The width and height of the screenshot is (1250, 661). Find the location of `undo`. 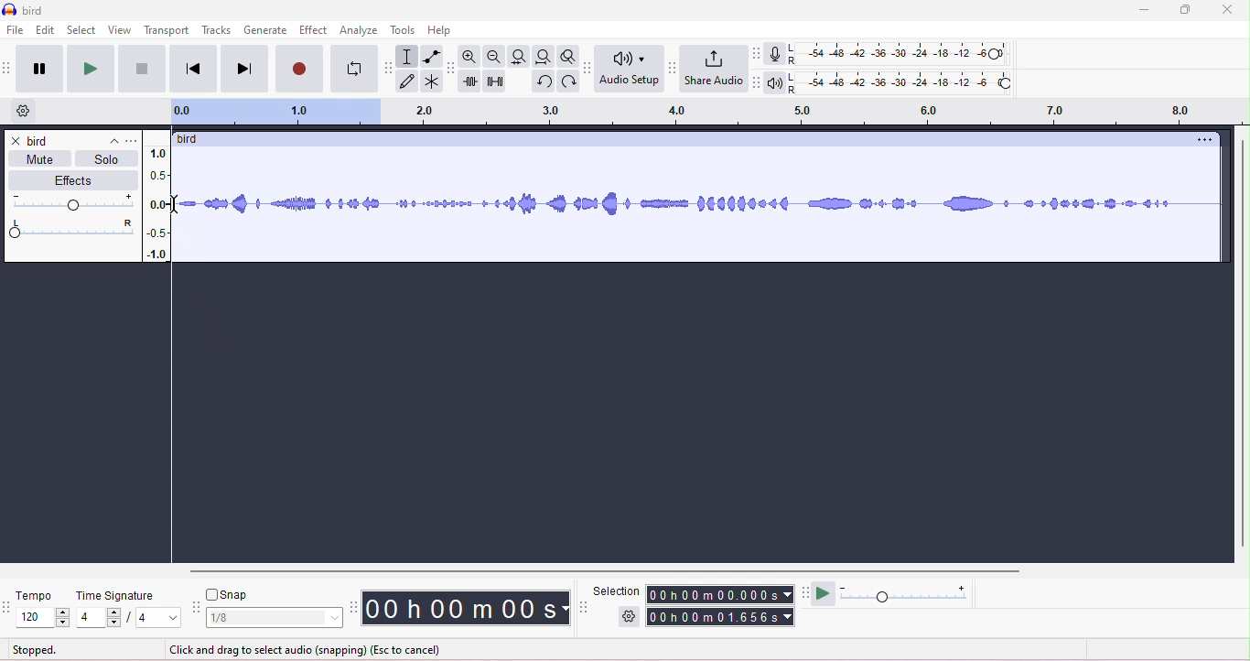

undo is located at coordinates (544, 81).